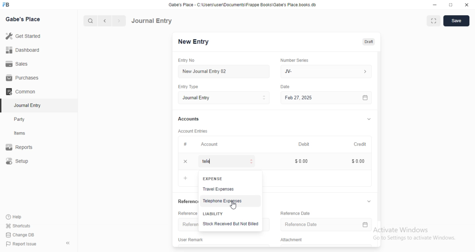 Image resolution: width=475 pixels, height=252 pixels. What do you see at coordinates (196, 42) in the screenshot?
I see `New entry` at bounding box center [196, 42].